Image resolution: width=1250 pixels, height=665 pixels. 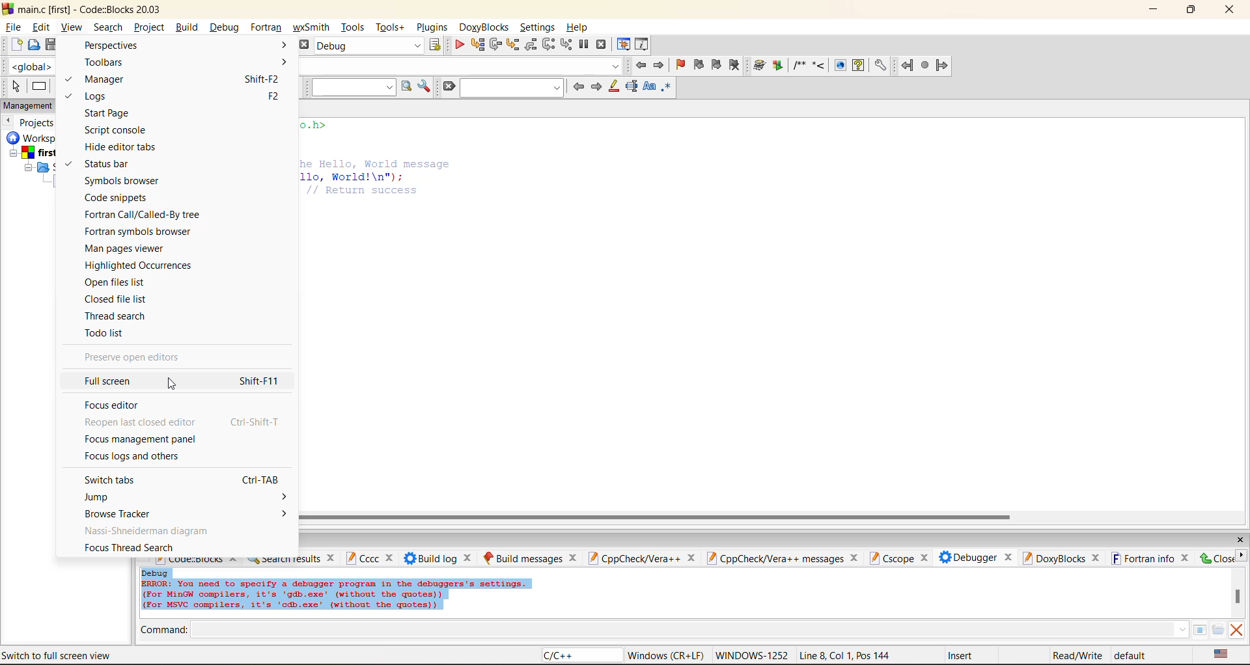 What do you see at coordinates (648, 88) in the screenshot?
I see `match case` at bounding box center [648, 88].